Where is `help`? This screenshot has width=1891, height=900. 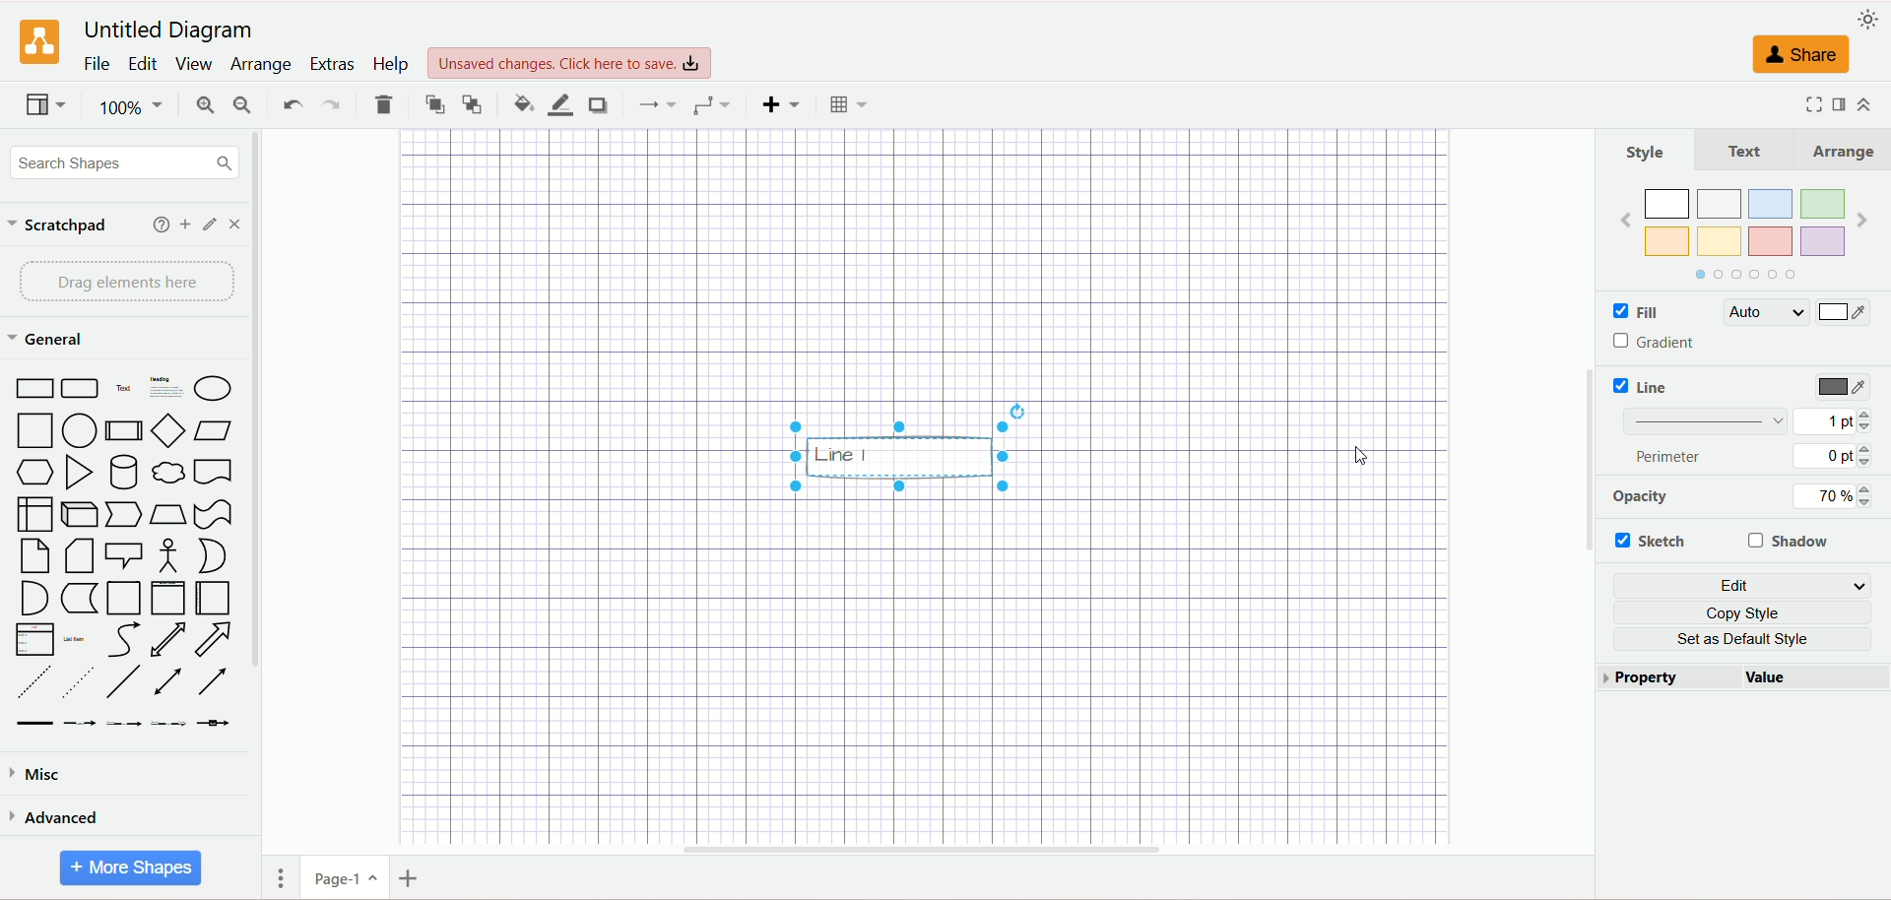
help is located at coordinates (394, 66).